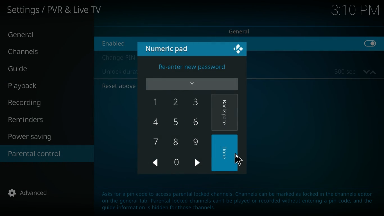 The width and height of the screenshot is (384, 216). What do you see at coordinates (178, 103) in the screenshot?
I see `2` at bounding box center [178, 103].